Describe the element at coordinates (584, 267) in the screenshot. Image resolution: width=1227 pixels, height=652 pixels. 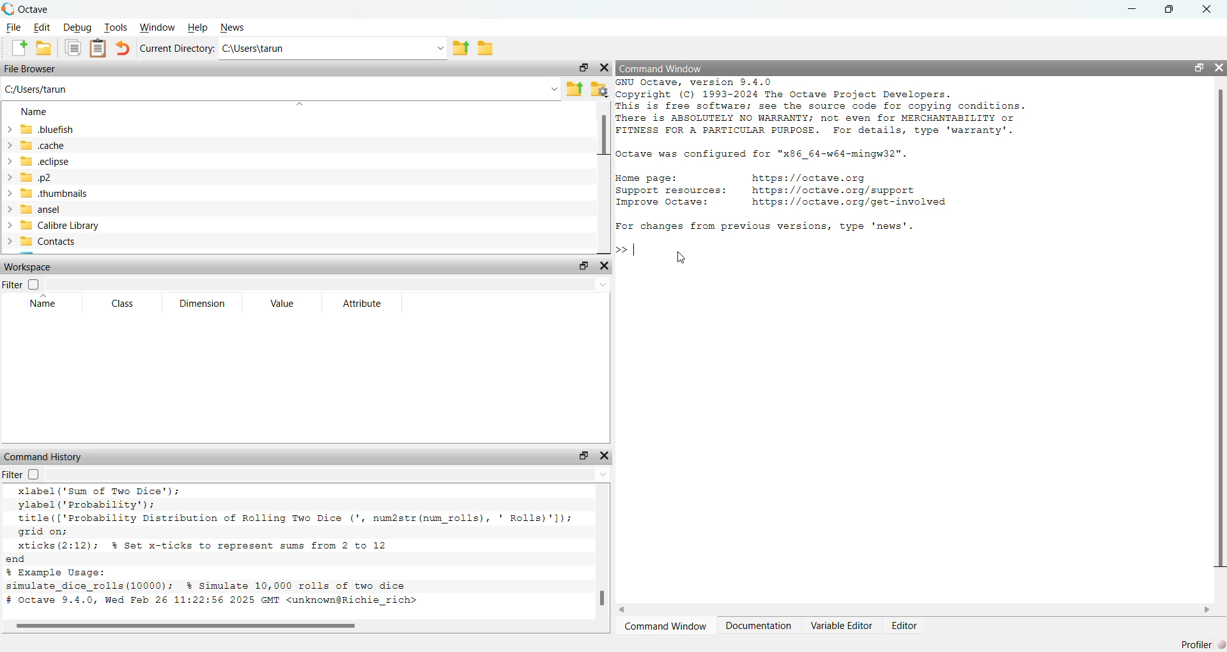
I see `Maximize` at that location.